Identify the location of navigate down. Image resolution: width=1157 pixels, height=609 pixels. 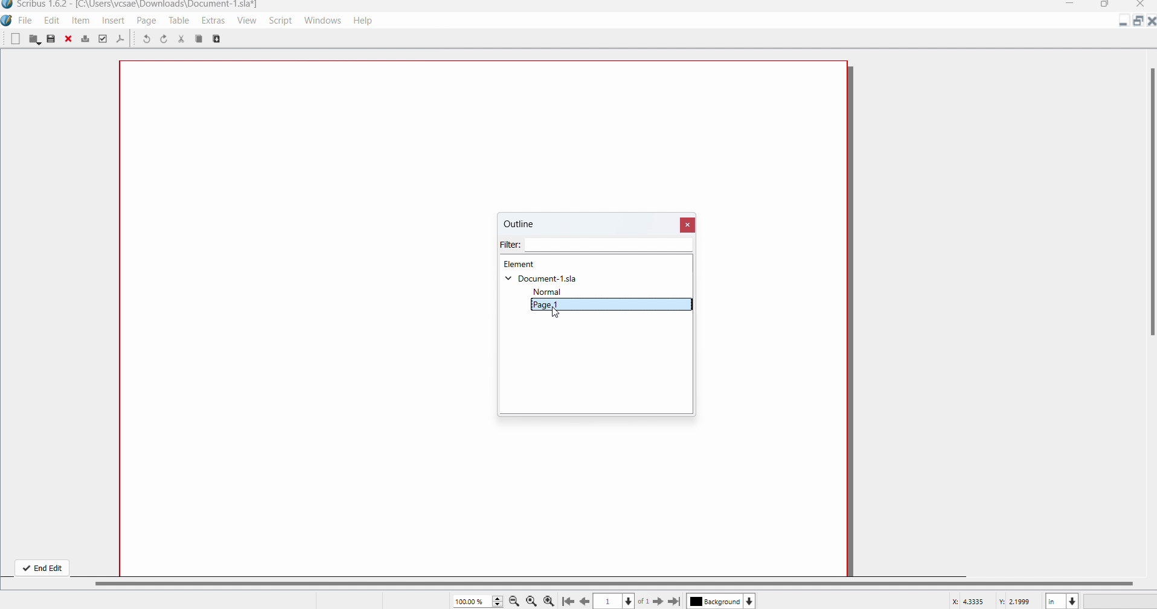
(630, 599).